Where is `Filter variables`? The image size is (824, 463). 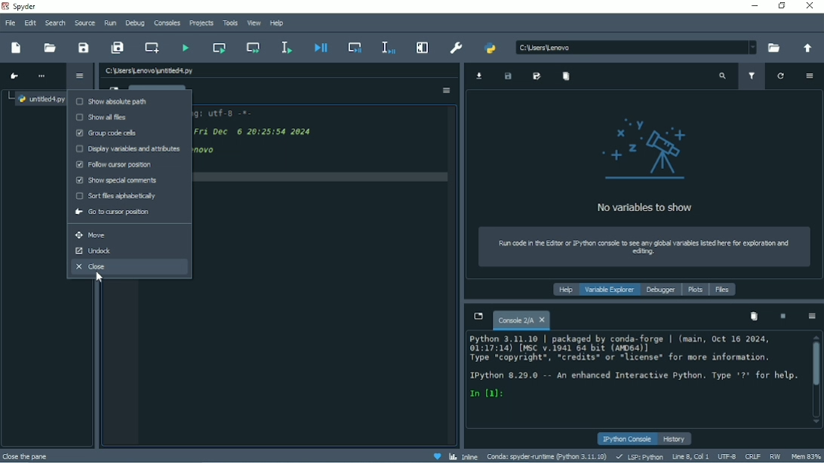 Filter variables is located at coordinates (752, 78).